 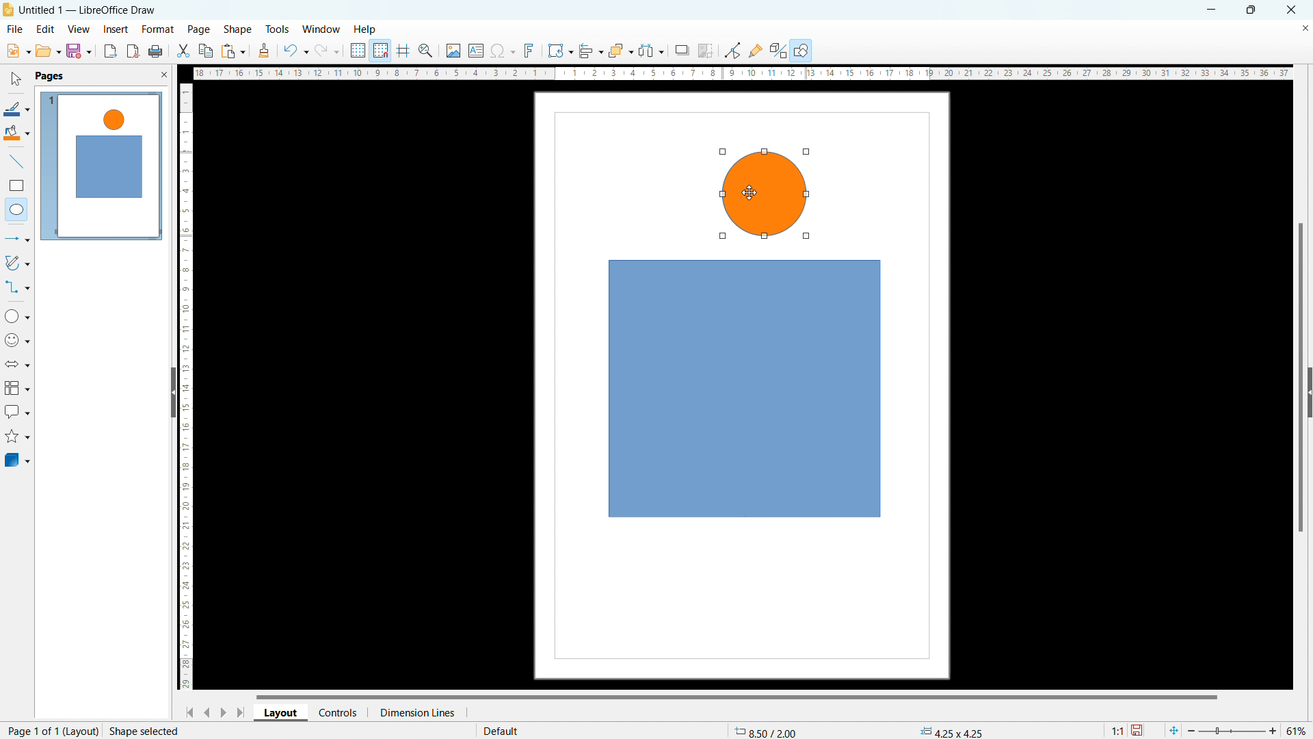 I want to click on insert text box, so click(x=477, y=50).